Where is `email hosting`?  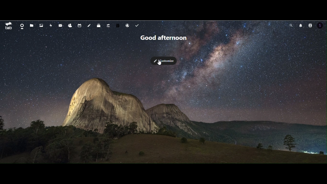
email hosting is located at coordinates (127, 25).